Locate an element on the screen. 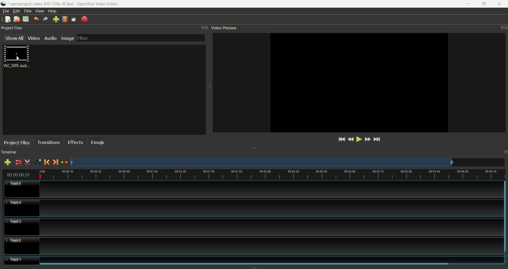  fast forward is located at coordinates (368, 141).